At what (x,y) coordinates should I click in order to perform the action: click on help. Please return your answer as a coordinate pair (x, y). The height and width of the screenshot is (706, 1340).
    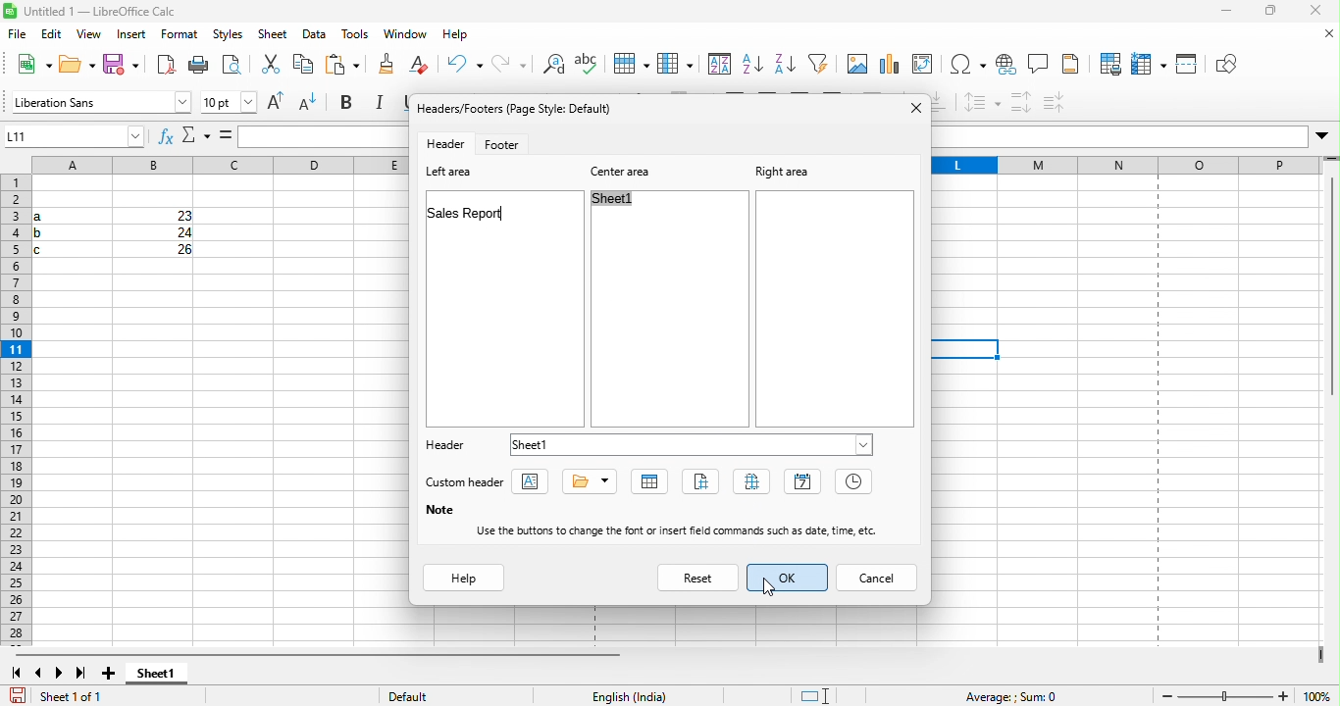
    Looking at the image, I should click on (452, 36).